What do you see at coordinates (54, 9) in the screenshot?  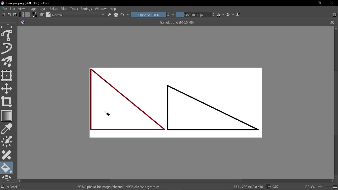 I see `Select` at bounding box center [54, 9].